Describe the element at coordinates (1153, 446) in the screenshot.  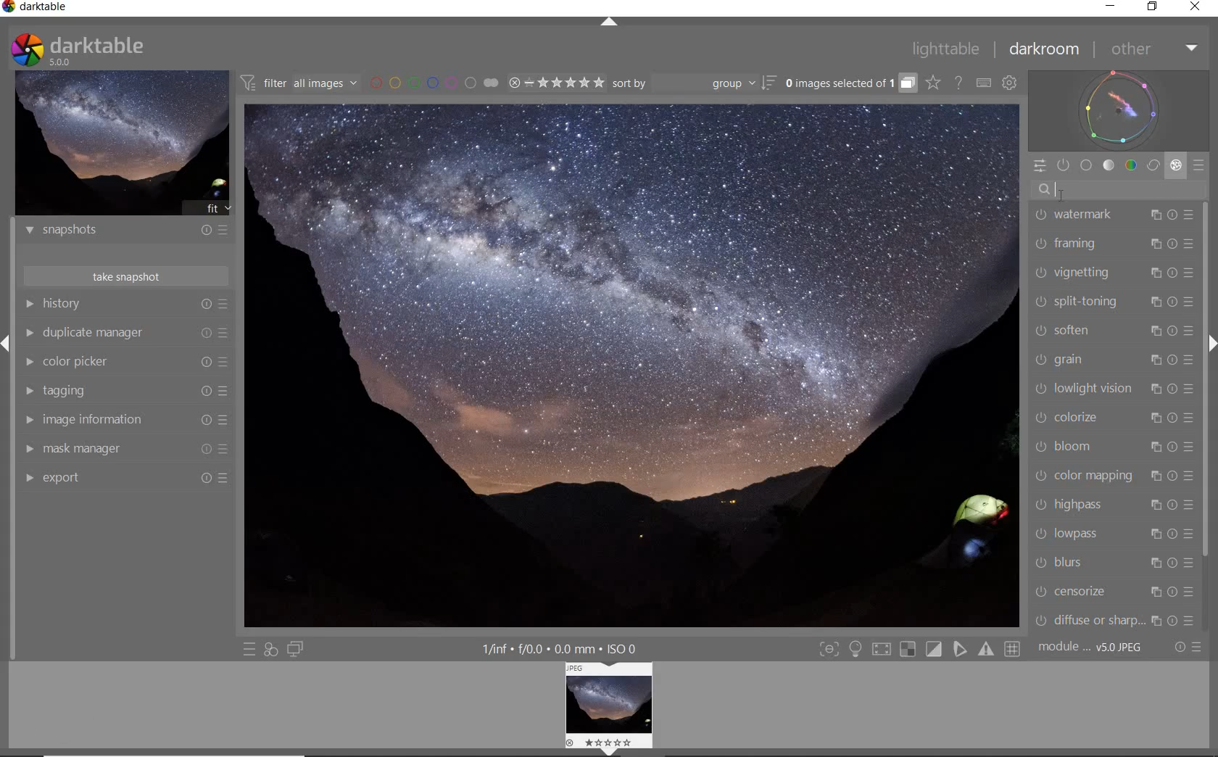
I see `multiple instance actions` at that location.